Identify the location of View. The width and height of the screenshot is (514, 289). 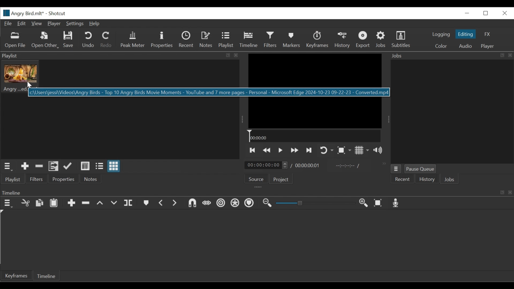
(36, 24).